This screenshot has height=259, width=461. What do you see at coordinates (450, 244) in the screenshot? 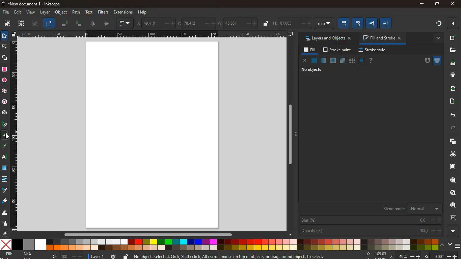
I see `down` at bounding box center [450, 244].